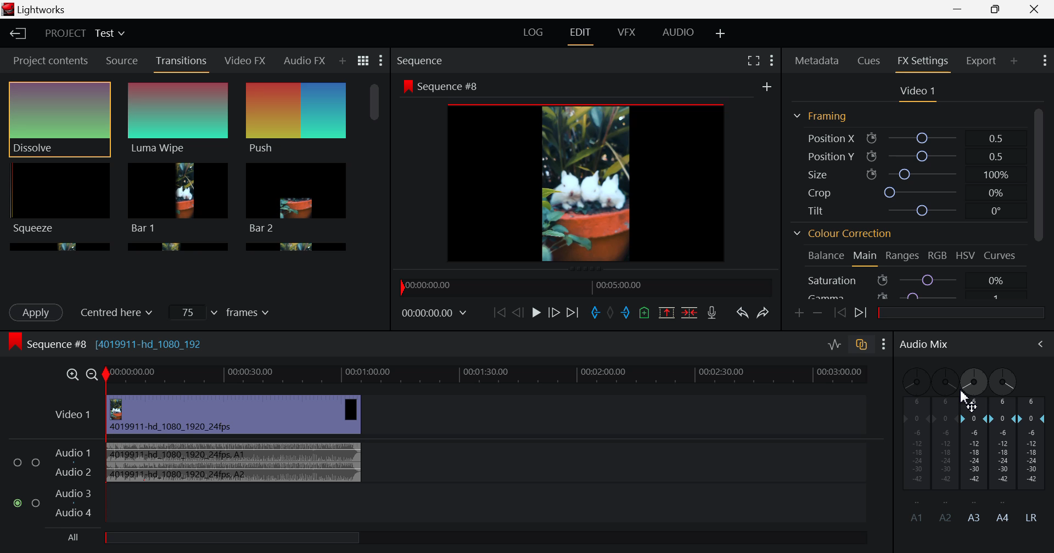 The width and height of the screenshot is (1054, 553). Describe the element at coordinates (586, 287) in the screenshot. I see `Timeline Navigator` at that location.